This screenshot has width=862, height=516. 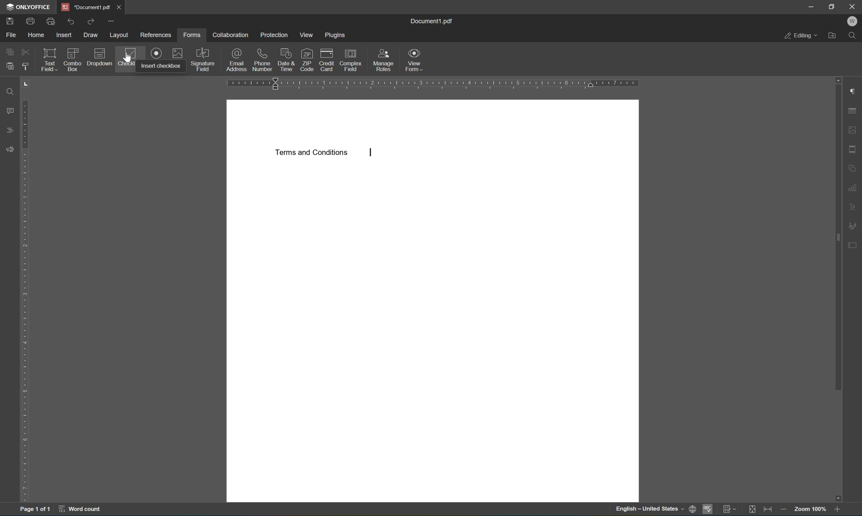 What do you see at coordinates (853, 226) in the screenshot?
I see `signature settings` at bounding box center [853, 226].